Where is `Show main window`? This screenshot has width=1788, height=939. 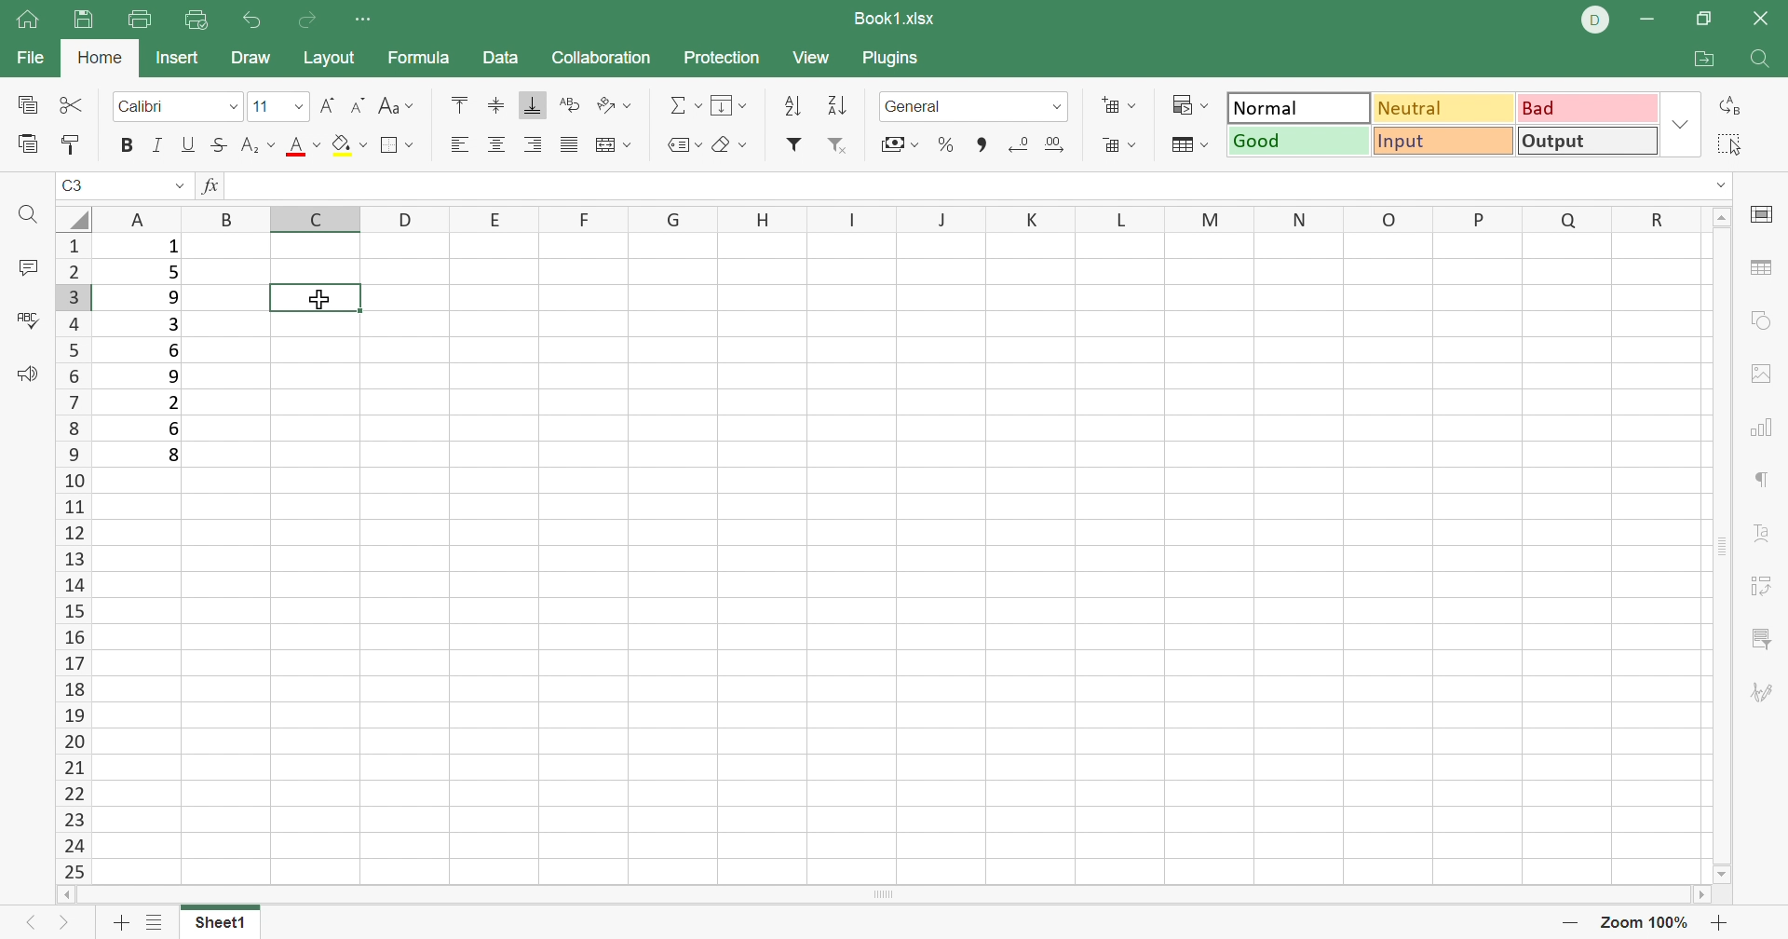
Show main window is located at coordinates (25, 18).